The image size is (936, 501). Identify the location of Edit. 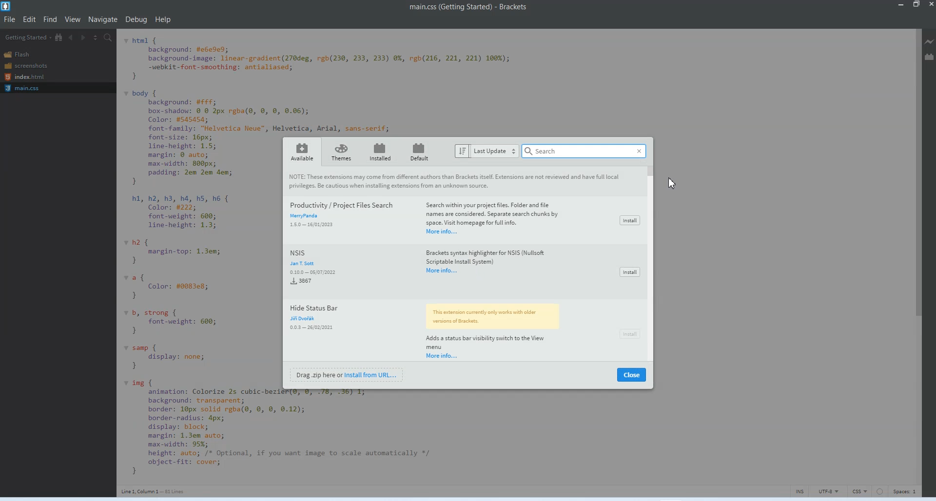
(30, 19).